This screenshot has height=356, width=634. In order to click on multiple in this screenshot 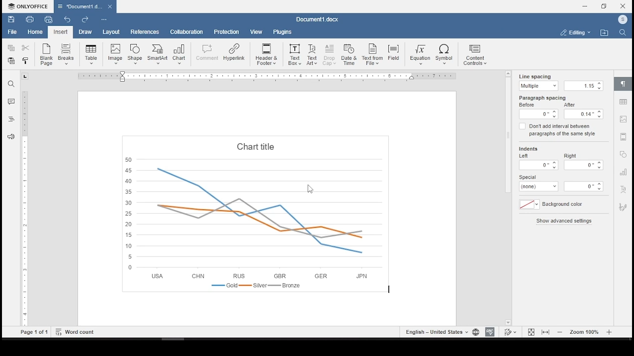, I will do `click(537, 87)`.